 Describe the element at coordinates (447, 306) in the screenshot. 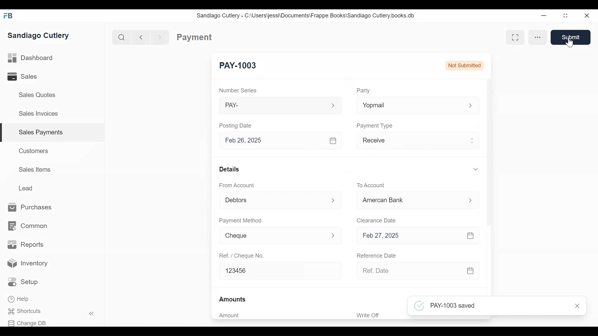

I see `PAY-1003 saved` at that location.